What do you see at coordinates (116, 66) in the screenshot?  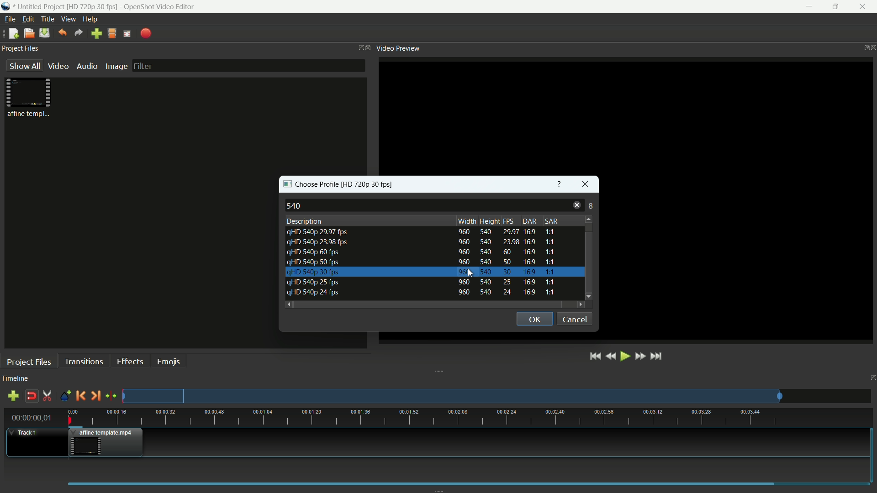 I see `image` at bounding box center [116, 66].